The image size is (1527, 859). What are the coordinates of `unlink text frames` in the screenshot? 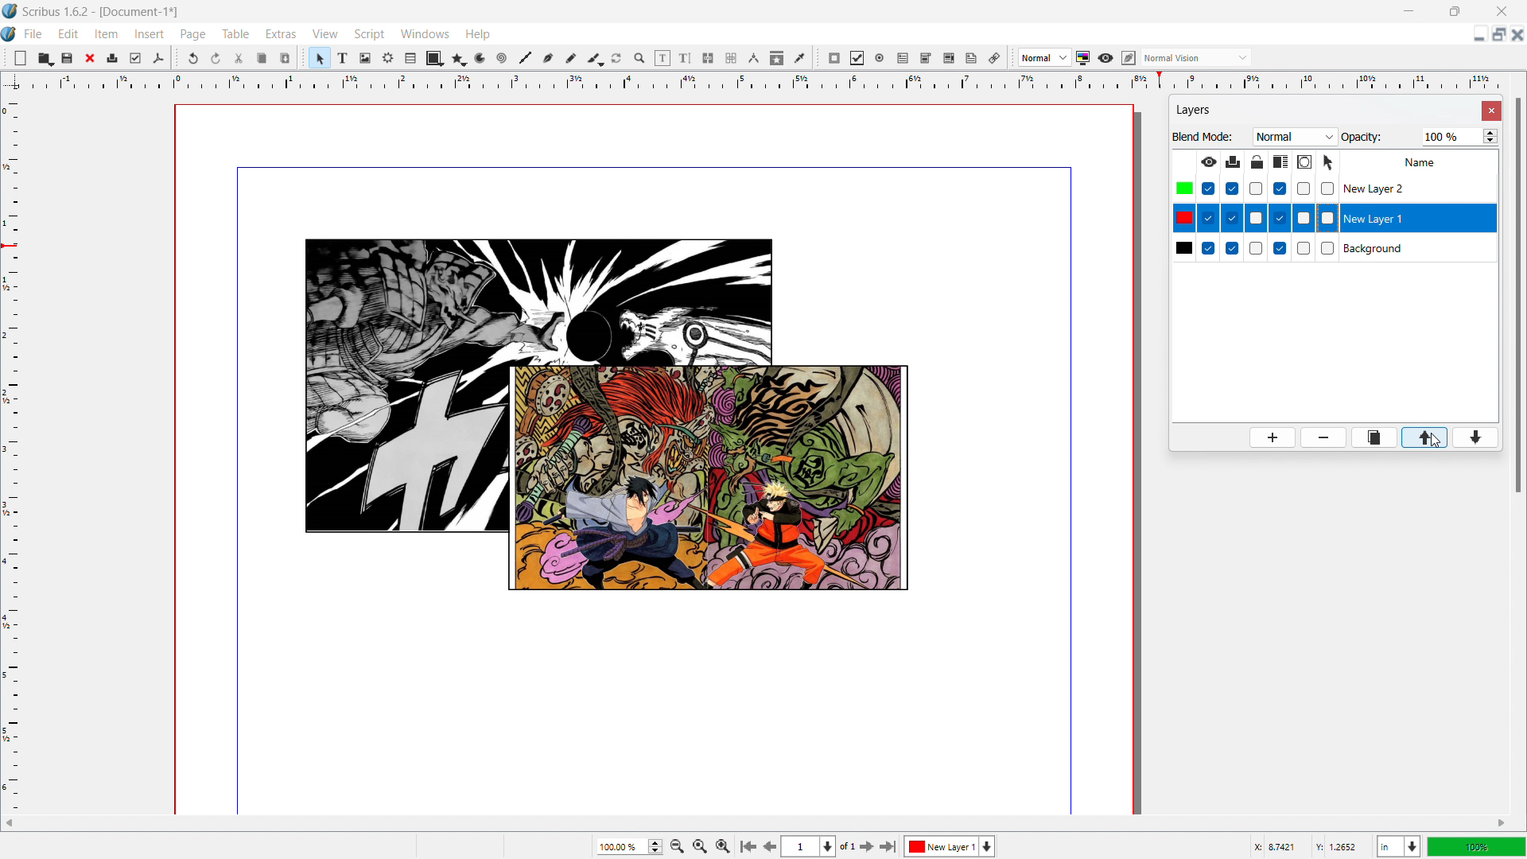 It's located at (731, 58).